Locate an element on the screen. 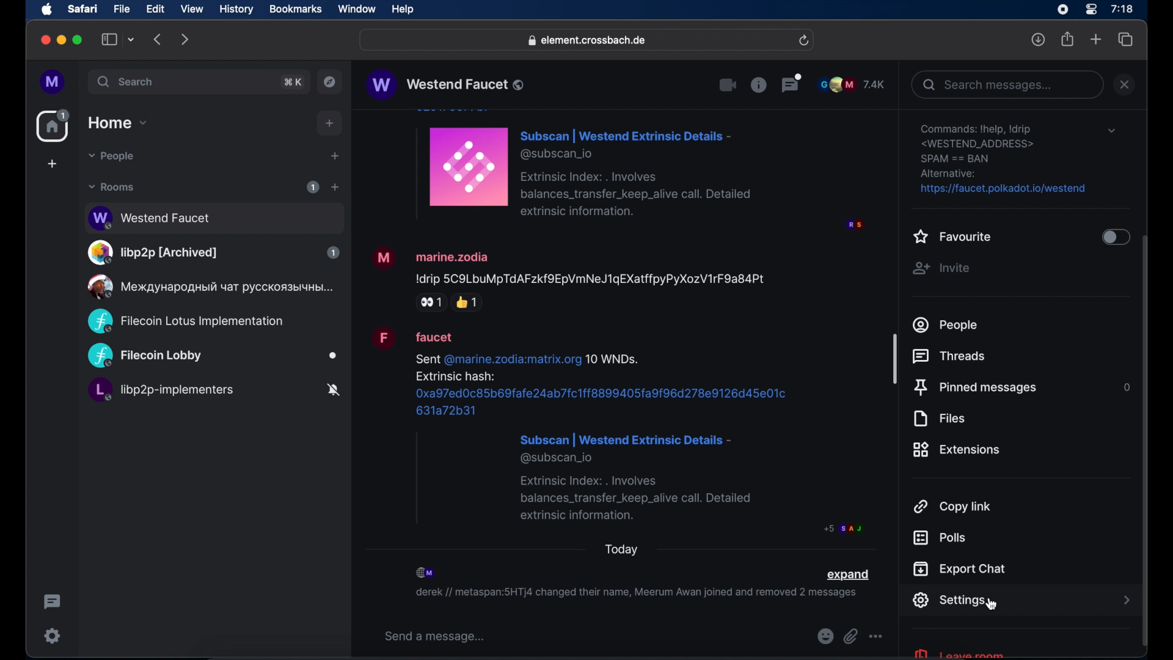  1 is located at coordinates (313, 187).